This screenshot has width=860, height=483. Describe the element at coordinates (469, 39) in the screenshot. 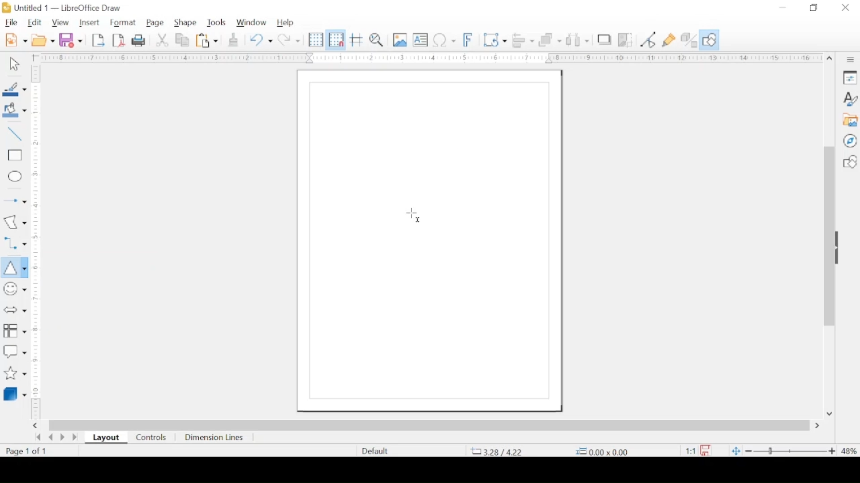

I see `insert fontwork text` at that location.